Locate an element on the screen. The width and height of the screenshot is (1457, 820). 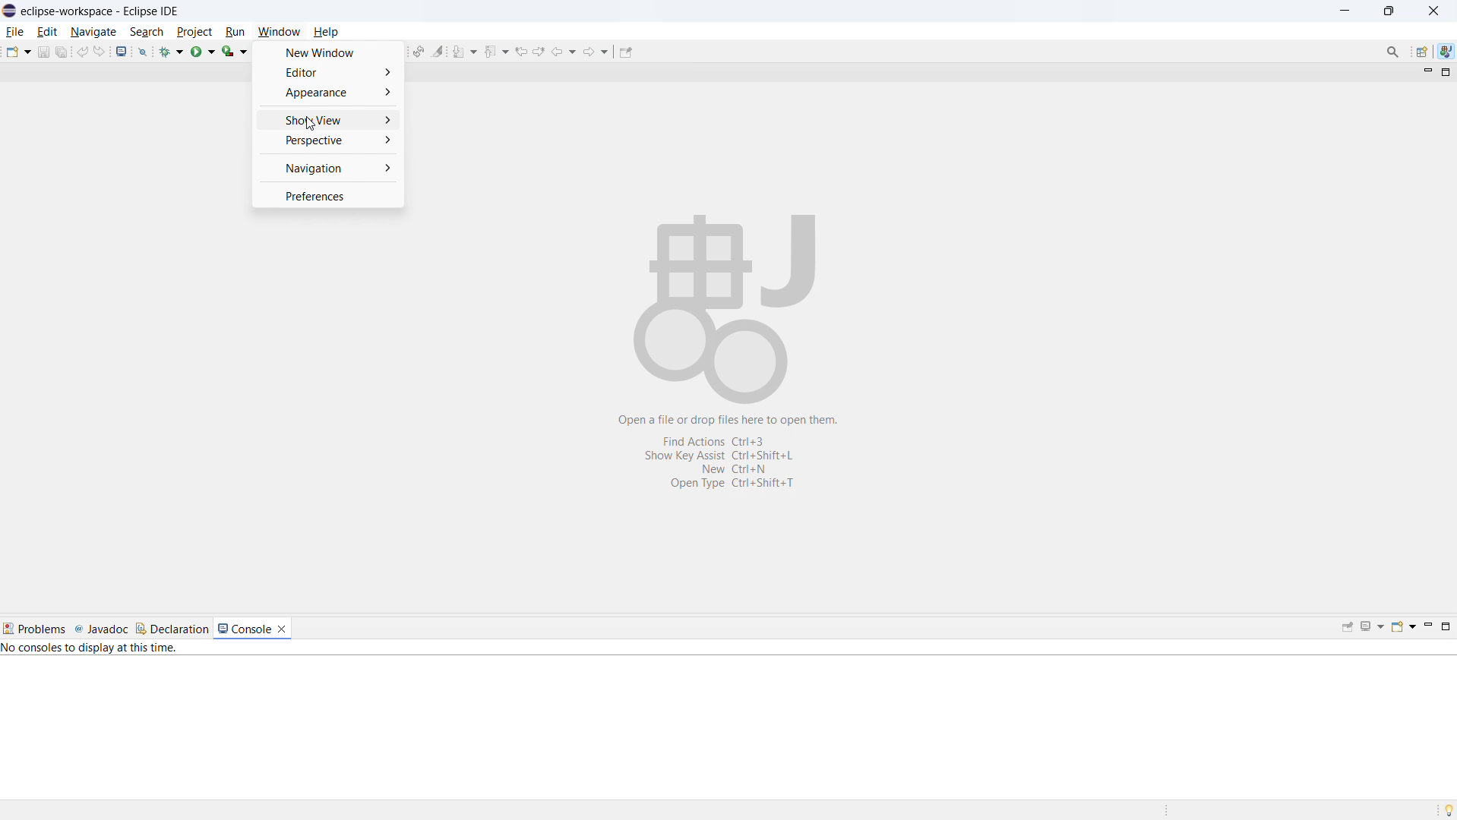
Workspace is located at coordinates (727, 306).